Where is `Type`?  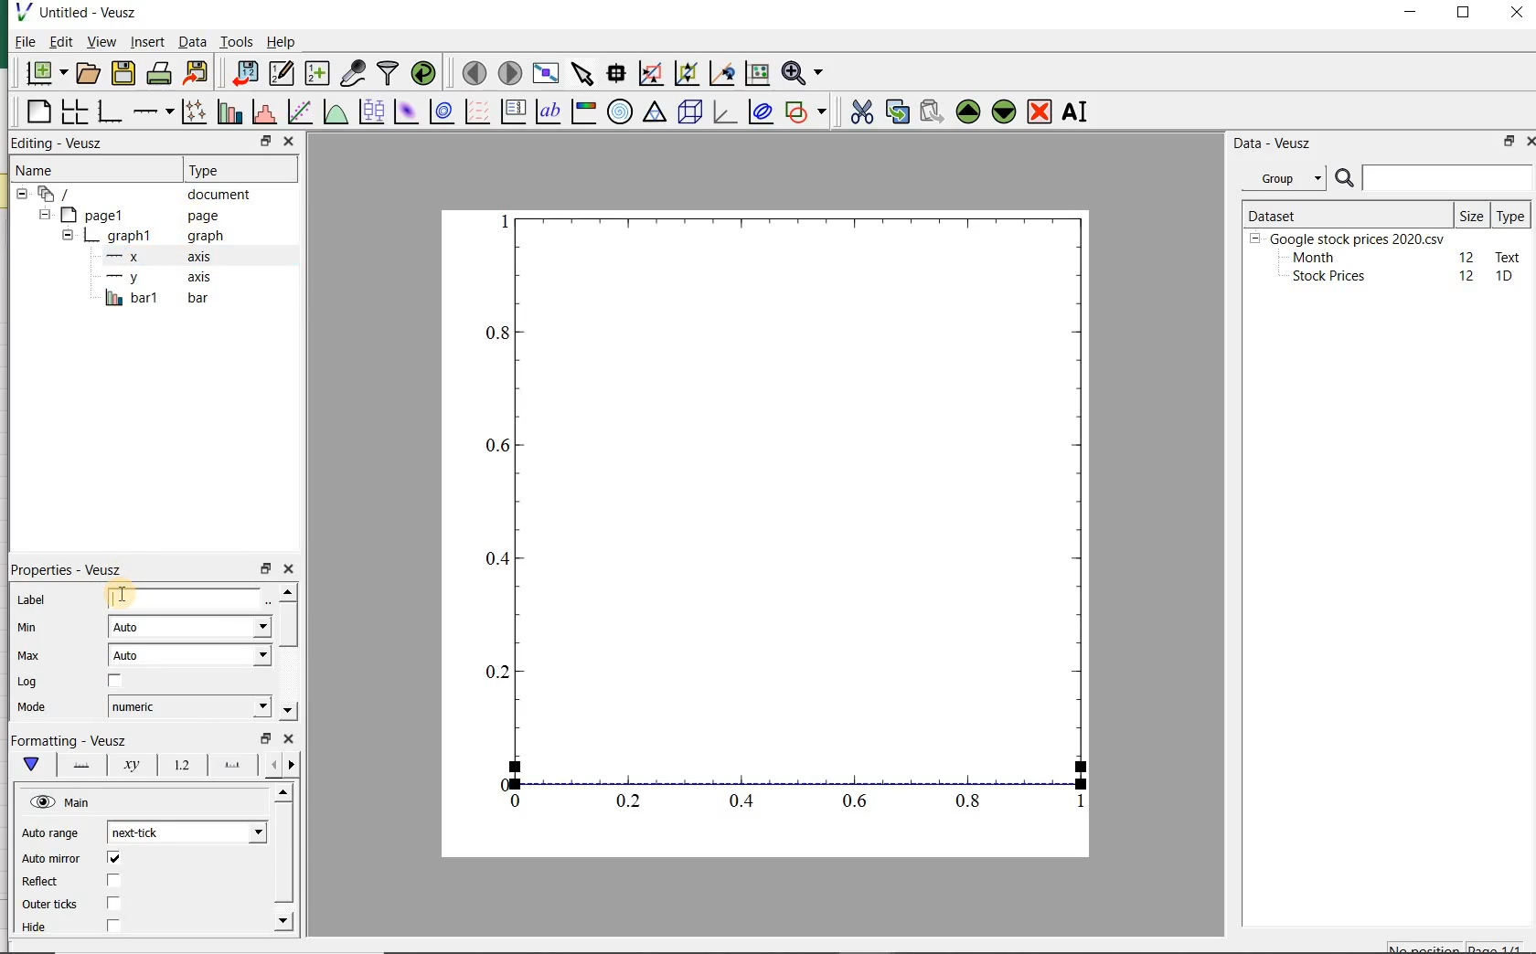
Type is located at coordinates (228, 168).